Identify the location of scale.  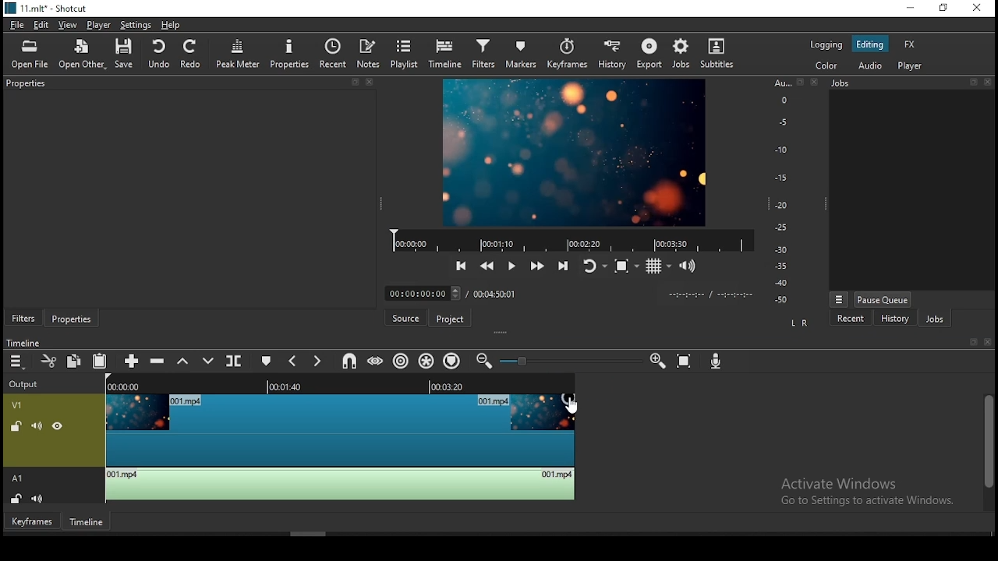
(782, 193).